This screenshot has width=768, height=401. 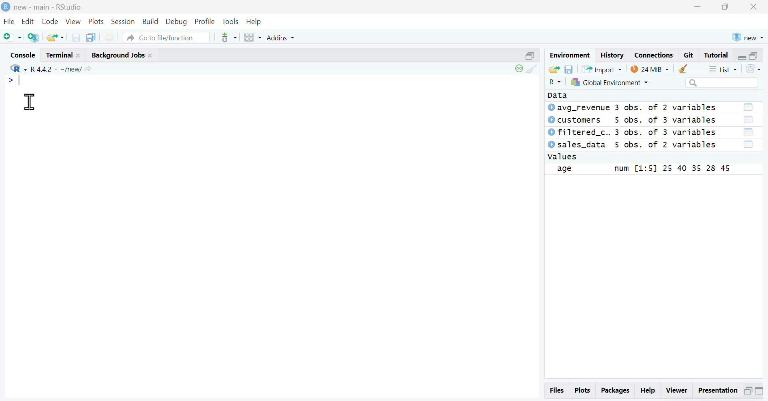 What do you see at coordinates (747, 37) in the screenshot?
I see `new project` at bounding box center [747, 37].